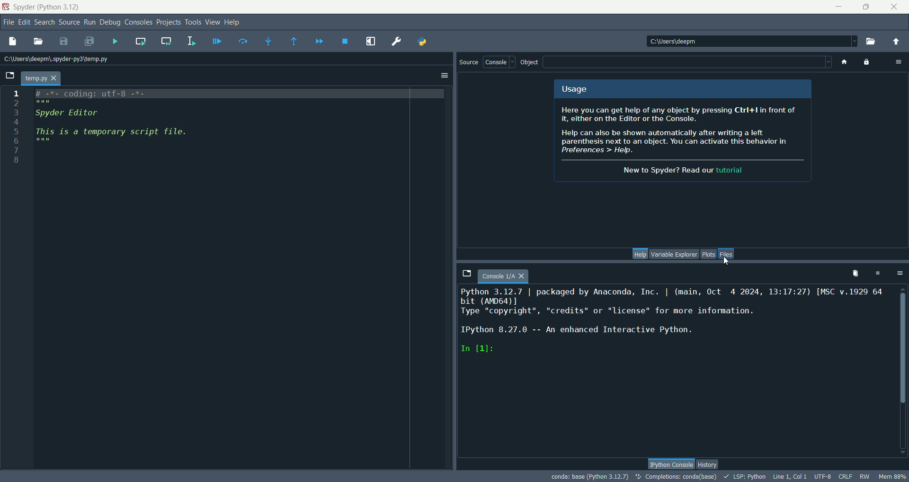 The width and height of the screenshot is (909, 482). Describe the element at coordinates (116, 122) in the screenshot. I see `script file` at that location.